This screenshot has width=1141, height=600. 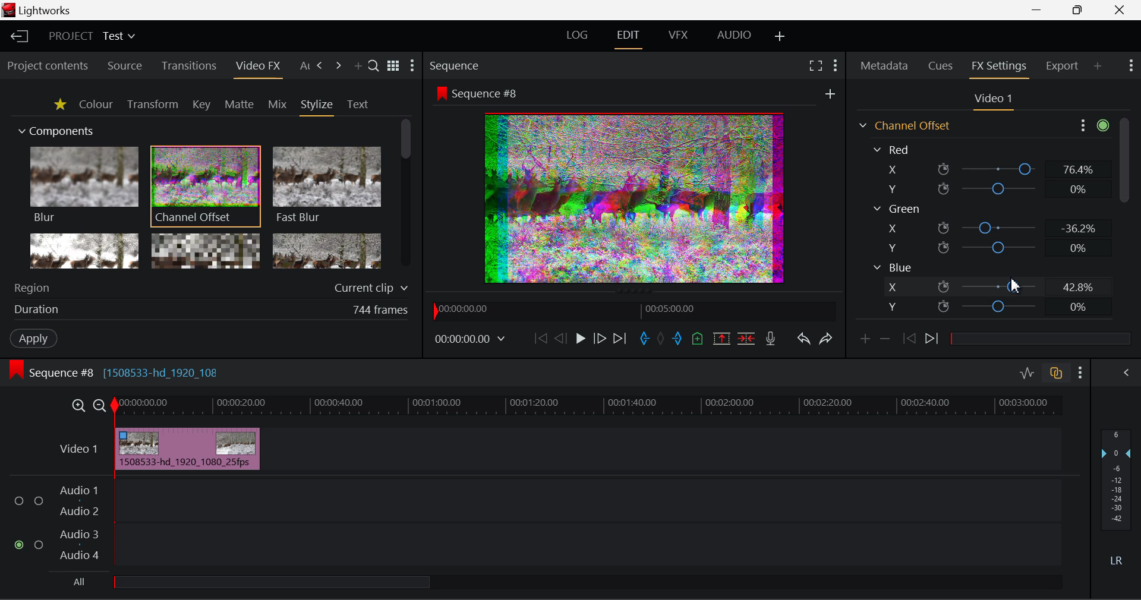 What do you see at coordinates (1080, 10) in the screenshot?
I see `Minimize` at bounding box center [1080, 10].